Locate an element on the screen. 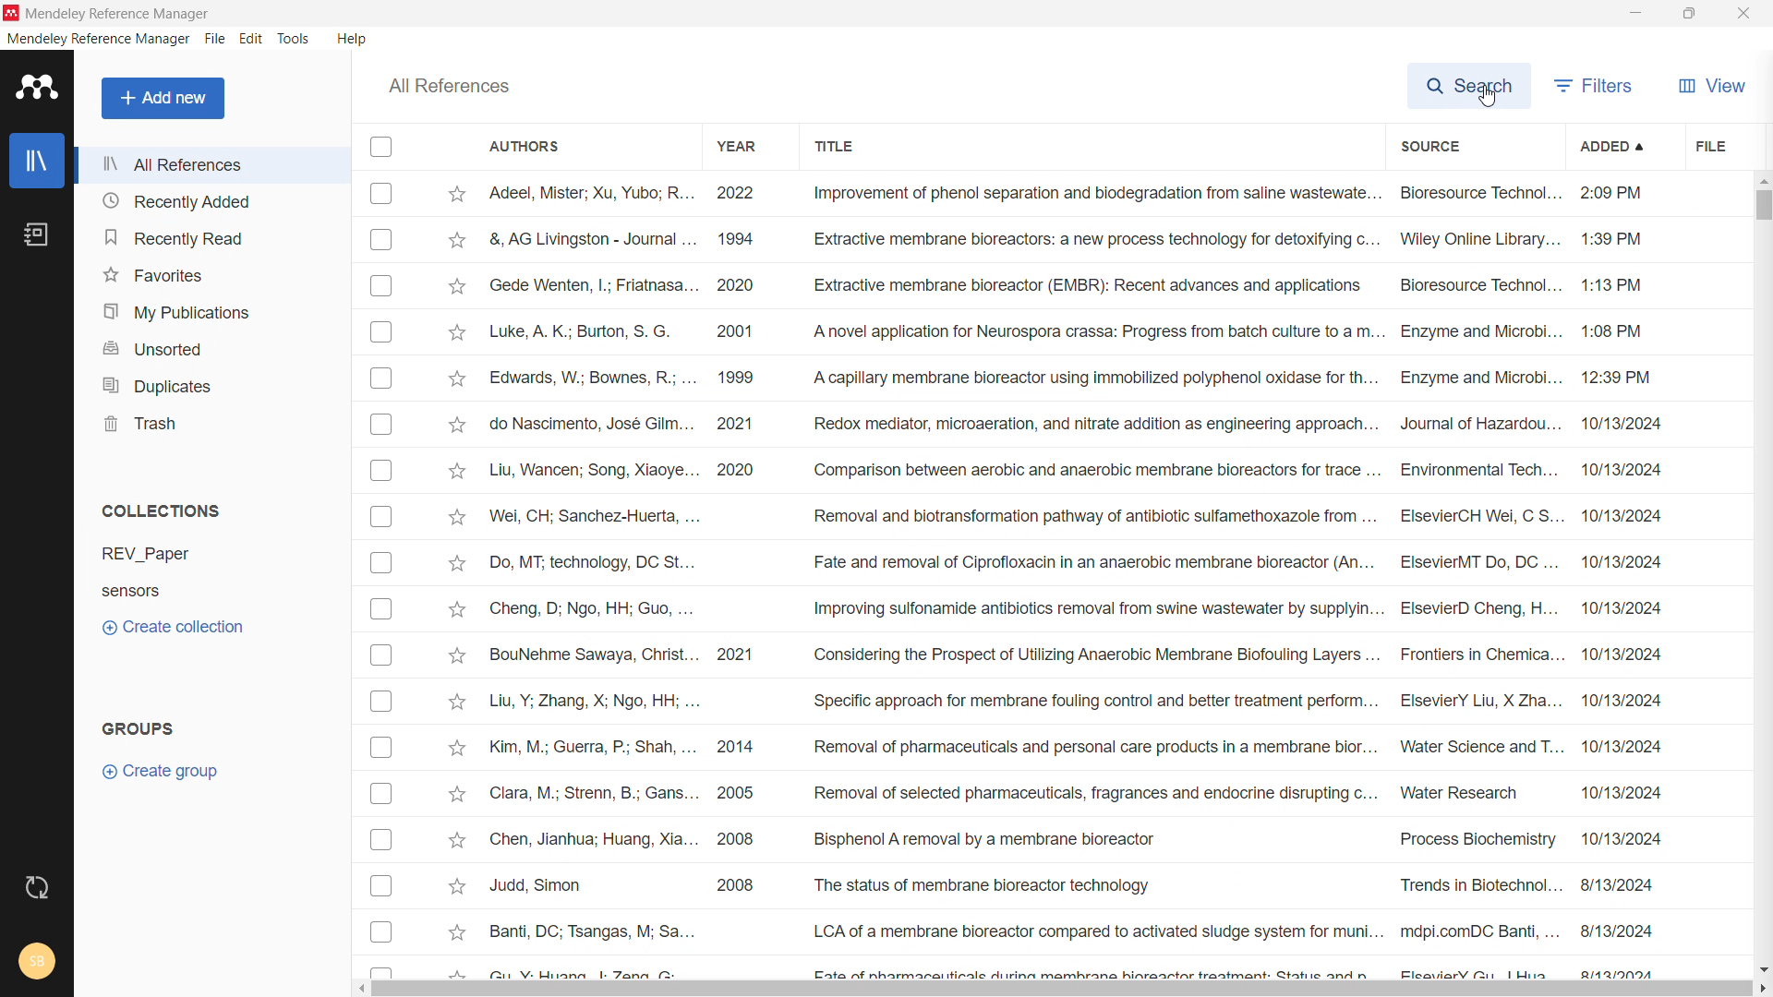 The width and height of the screenshot is (1773, 997). Checkbox is located at coordinates (382, 889).